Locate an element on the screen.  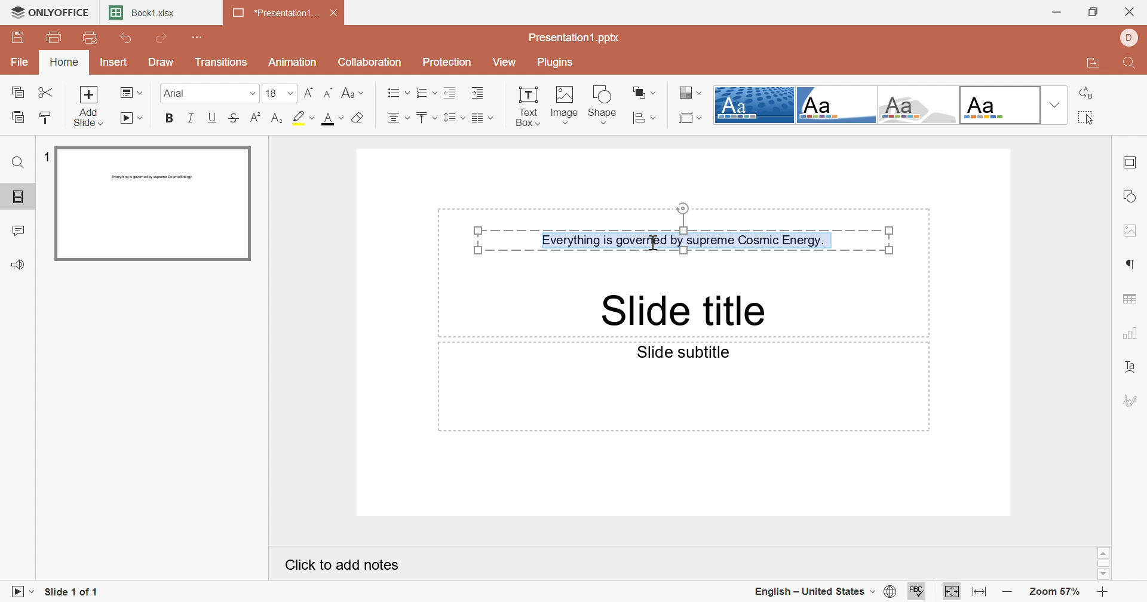
DELL is located at coordinates (1128, 38).